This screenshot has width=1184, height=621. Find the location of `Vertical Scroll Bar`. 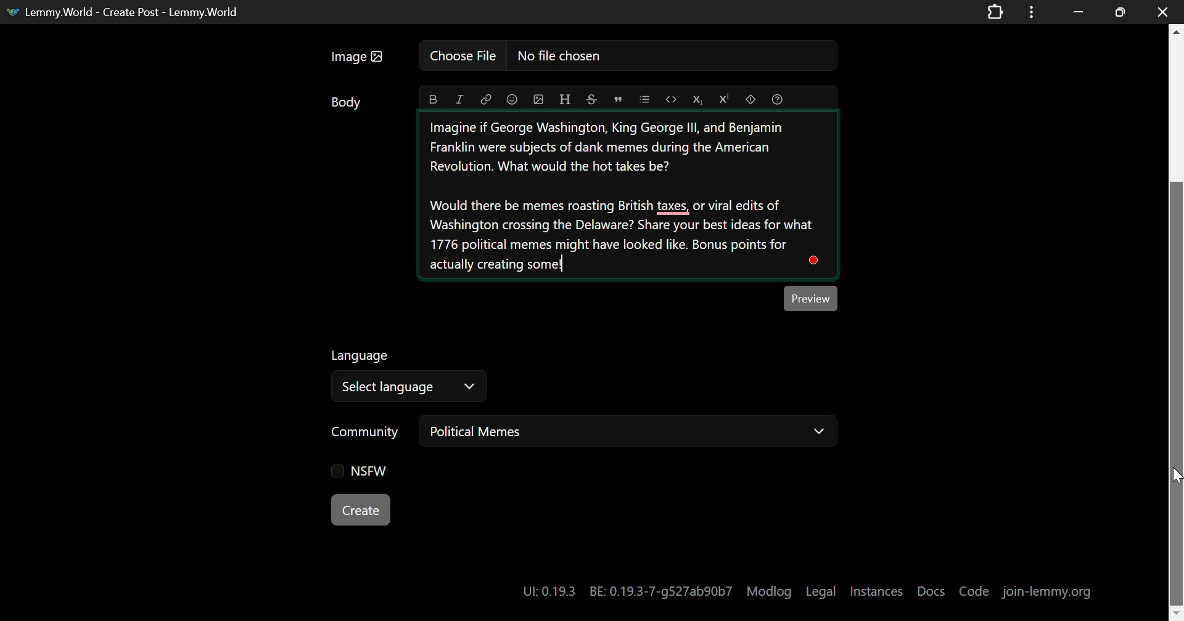

Vertical Scroll Bar is located at coordinates (1175, 325).